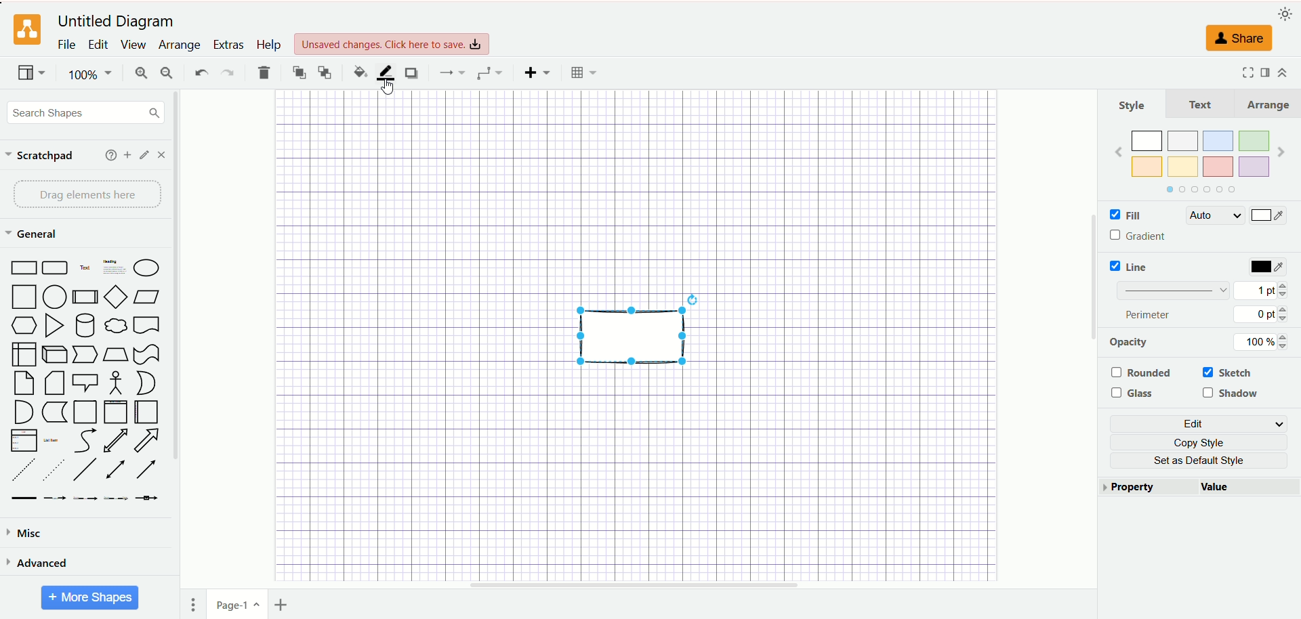 The width and height of the screenshot is (1301, 619). I want to click on more shapes, so click(89, 598).